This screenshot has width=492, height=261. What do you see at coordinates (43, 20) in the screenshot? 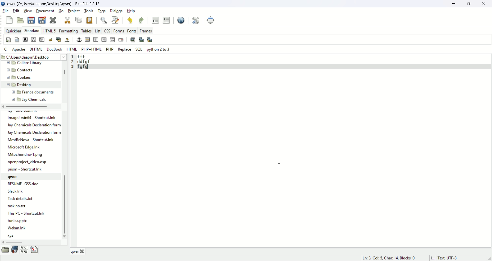
I see `save as` at bounding box center [43, 20].